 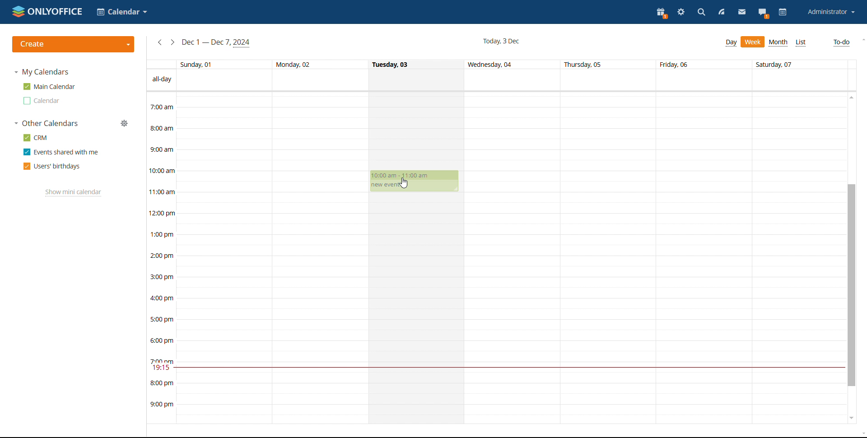 I want to click on 4:00 pm, so click(x=163, y=298).